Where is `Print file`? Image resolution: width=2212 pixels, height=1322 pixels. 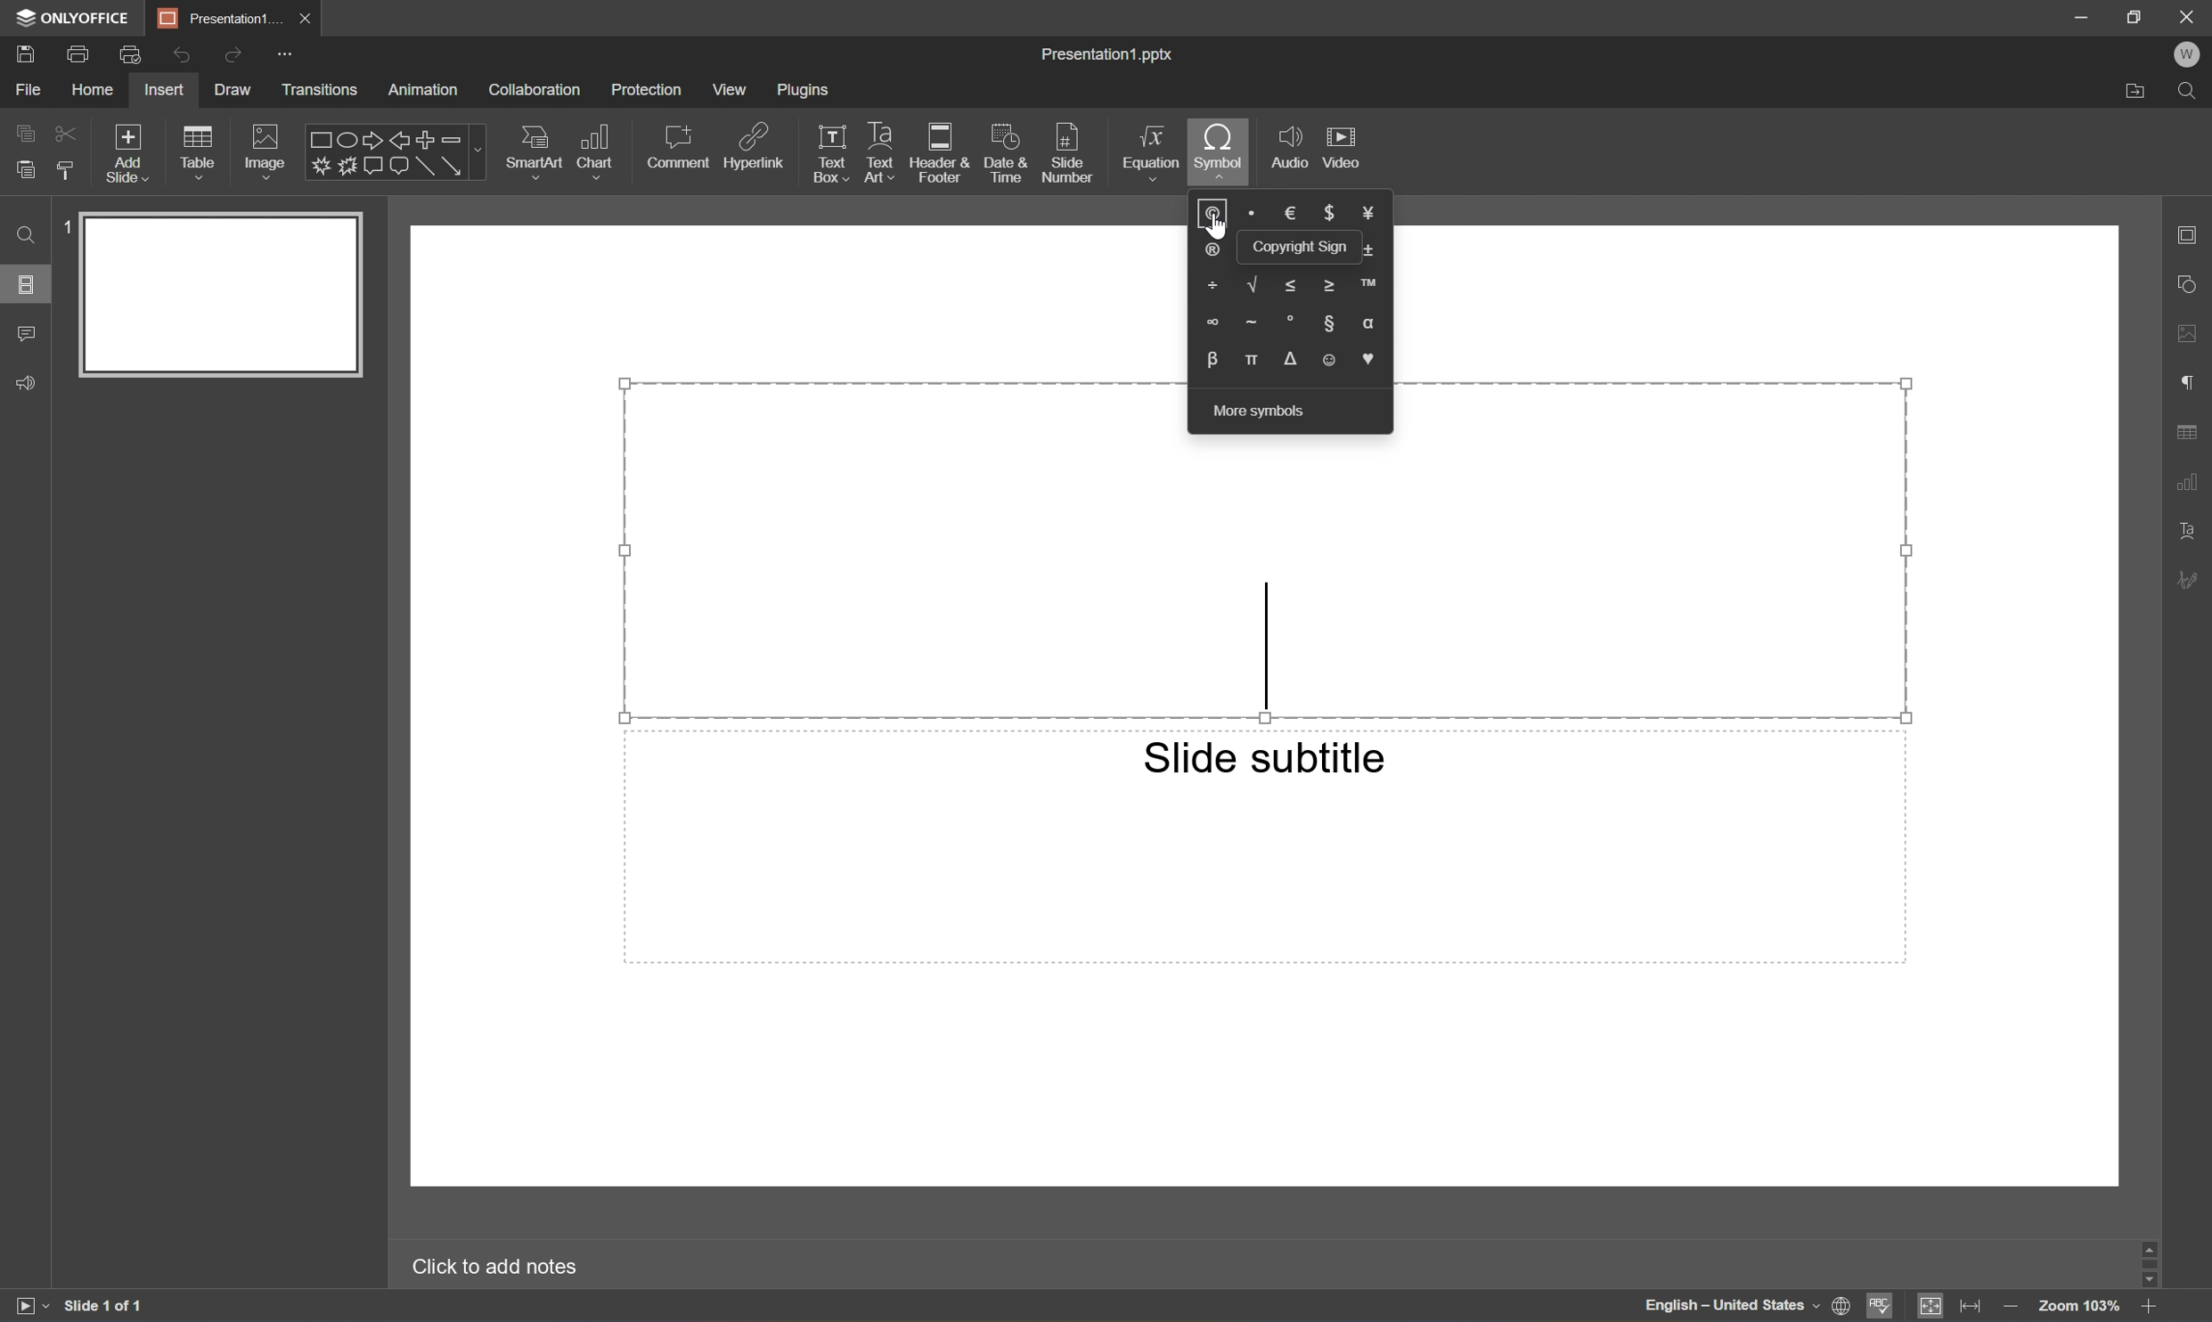 Print file is located at coordinates (79, 52).